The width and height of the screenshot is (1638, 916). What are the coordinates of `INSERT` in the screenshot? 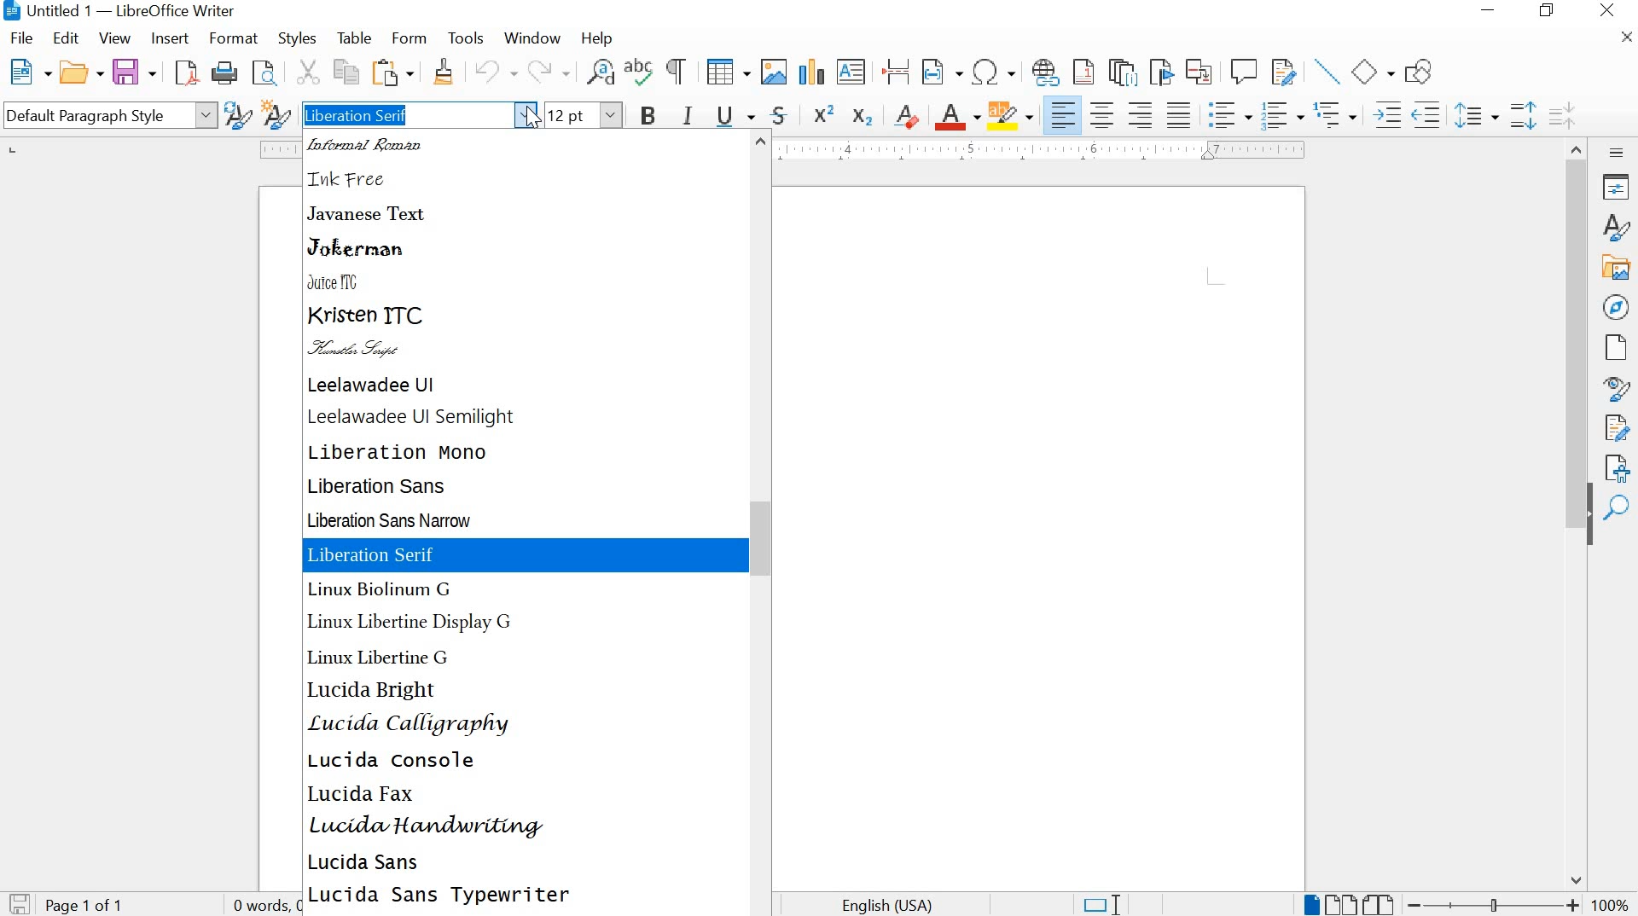 It's located at (167, 38).